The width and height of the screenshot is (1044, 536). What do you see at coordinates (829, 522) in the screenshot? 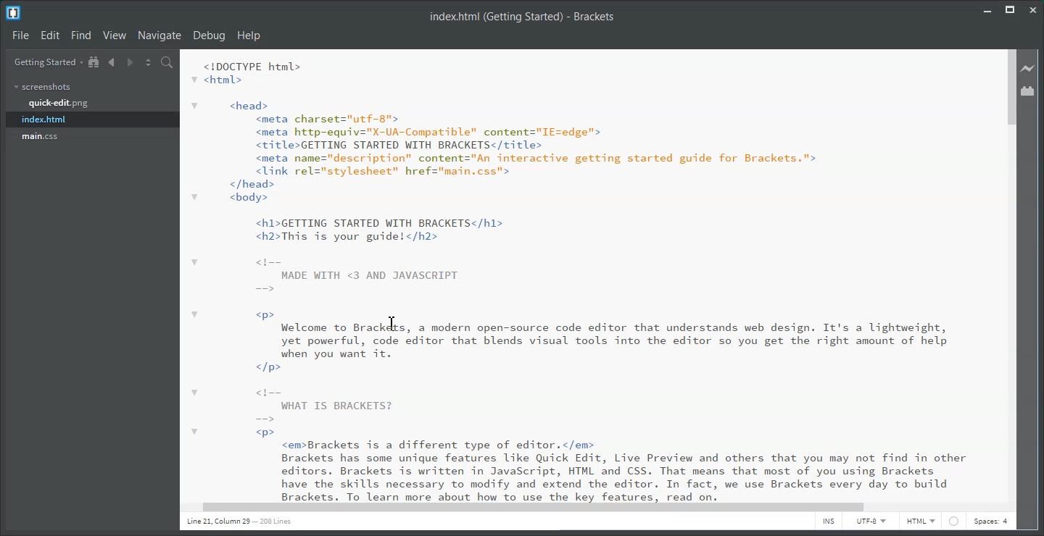
I see `INS` at bounding box center [829, 522].